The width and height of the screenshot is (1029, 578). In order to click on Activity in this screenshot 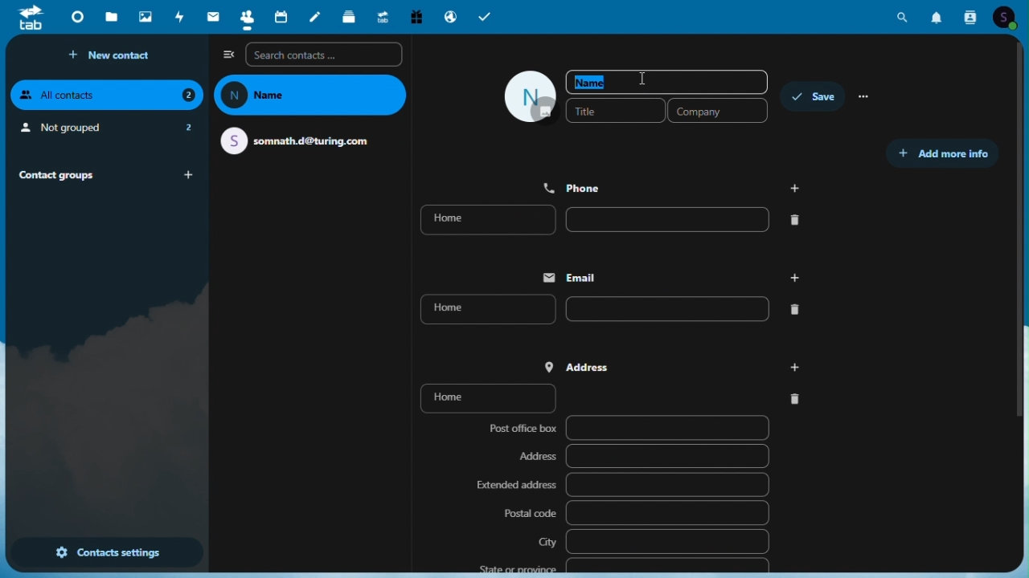, I will do `click(181, 17)`.